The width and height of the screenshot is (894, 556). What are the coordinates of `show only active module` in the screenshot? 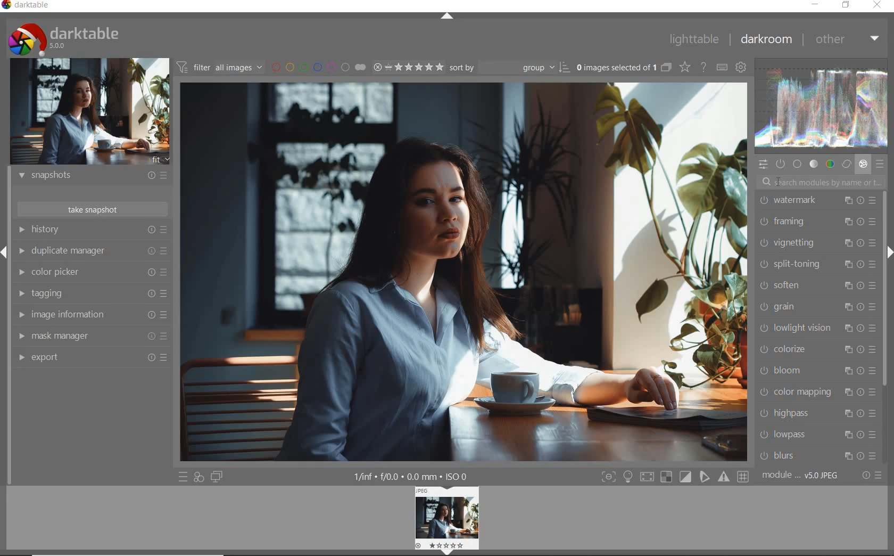 It's located at (781, 163).